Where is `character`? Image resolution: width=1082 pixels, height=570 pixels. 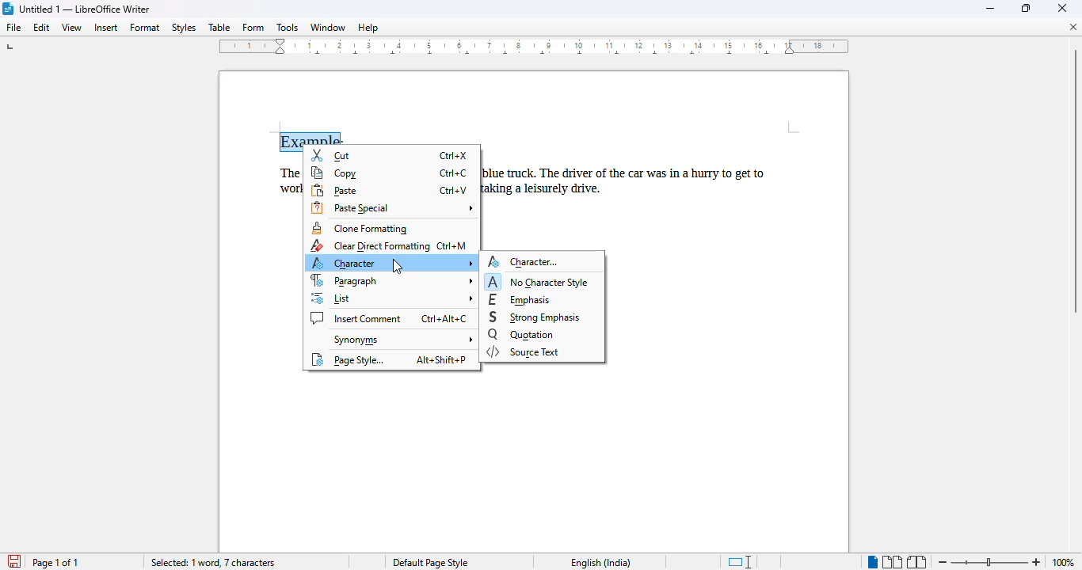 character is located at coordinates (526, 261).